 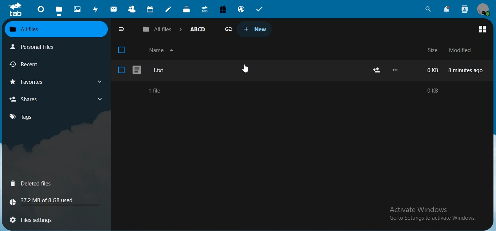 What do you see at coordinates (198, 29) in the screenshot?
I see `AABCD` at bounding box center [198, 29].